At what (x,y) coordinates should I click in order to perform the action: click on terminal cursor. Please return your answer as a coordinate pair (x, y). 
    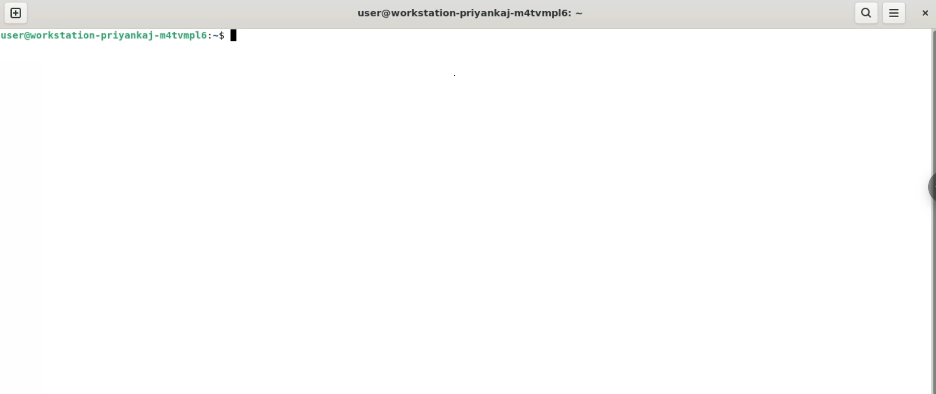
    Looking at the image, I should click on (235, 35).